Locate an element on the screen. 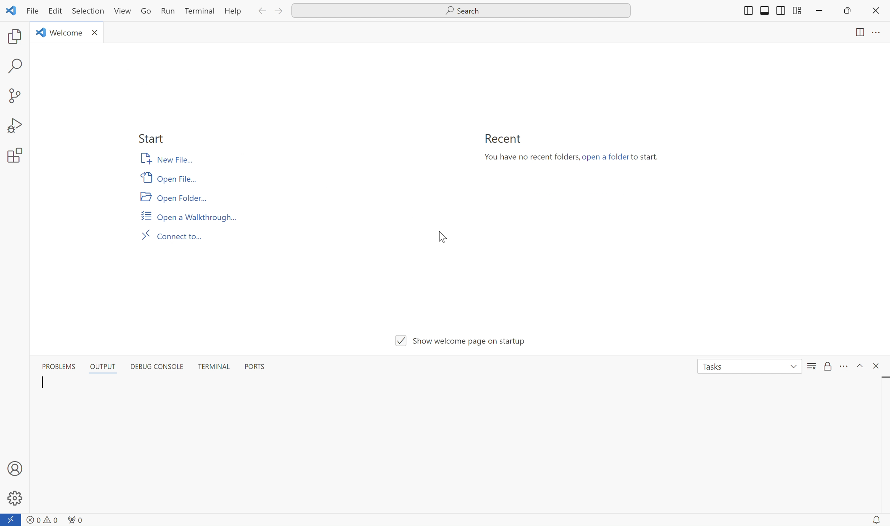 The height and width of the screenshot is (526, 890).  is located at coordinates (107, 364).